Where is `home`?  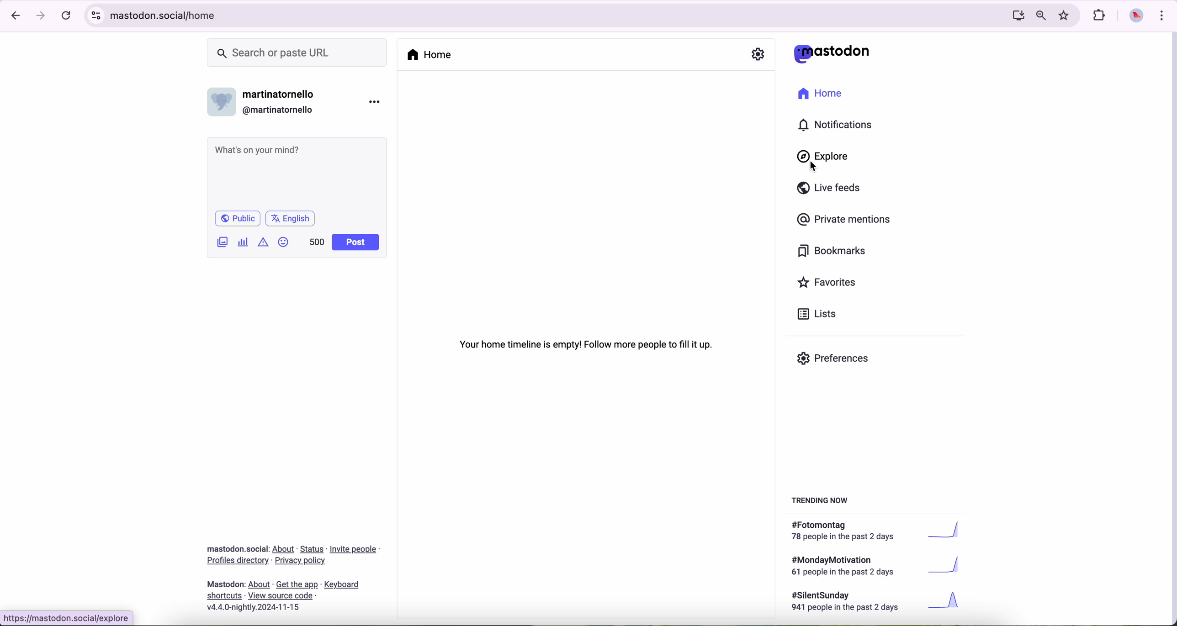 home is located at coordinates (825, 95).